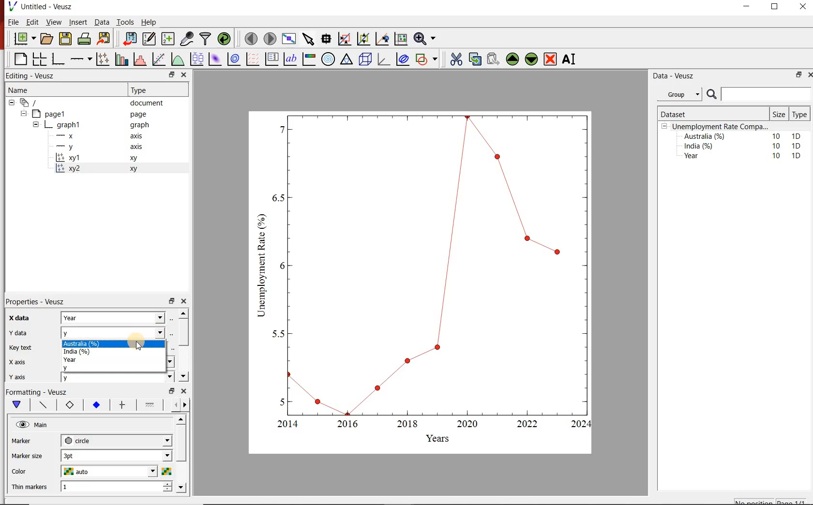 This screenshot has width=813, height=505. What do you see at coordinates (116, 332) in the screenshot?
I see `y` at bounding box center [116, 332].